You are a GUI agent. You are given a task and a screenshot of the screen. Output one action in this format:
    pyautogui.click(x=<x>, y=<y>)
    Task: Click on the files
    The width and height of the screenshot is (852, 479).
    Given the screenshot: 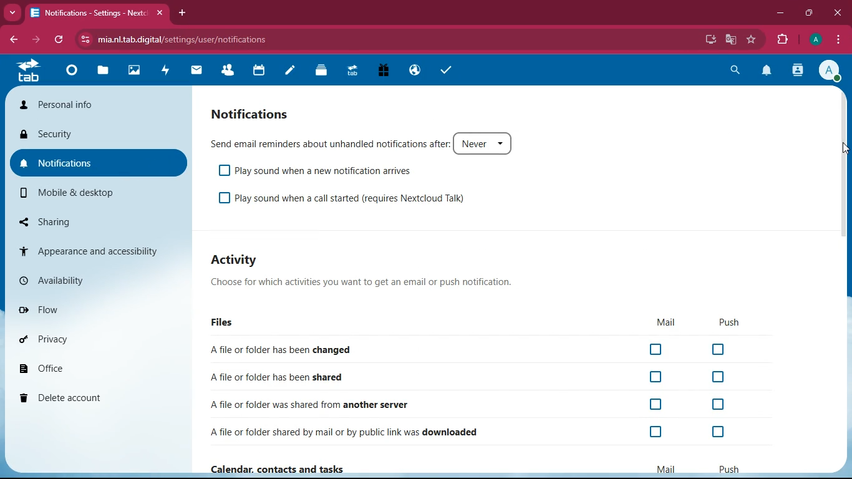 What is the action you would take?
    pyautogui.click(x=226, y=325)
    